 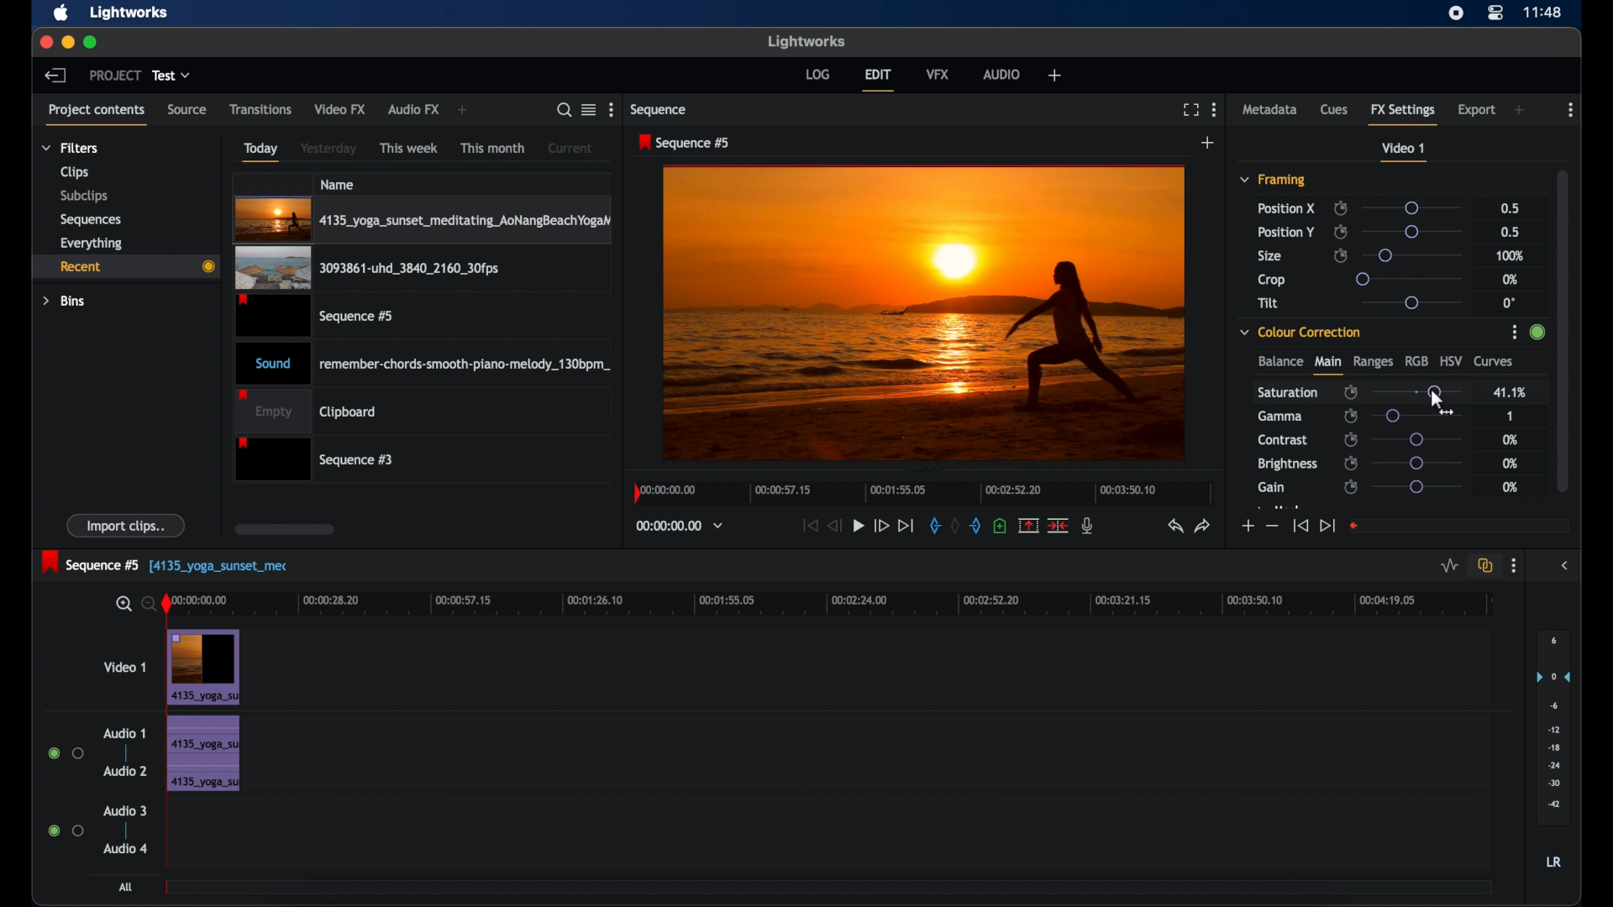 What do you see at coordinates (1279, 362) in the screenshot?
I see `balance` at bounding box center [1279, 362].